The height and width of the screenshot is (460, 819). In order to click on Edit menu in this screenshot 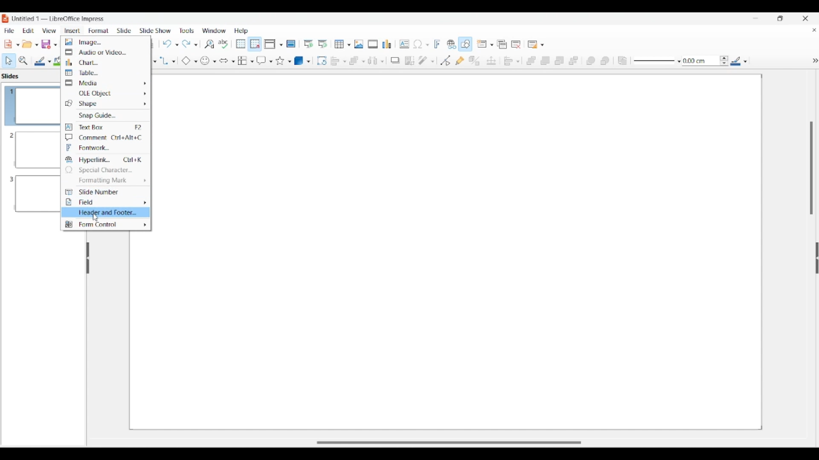, I will do `click(29, 31)`.